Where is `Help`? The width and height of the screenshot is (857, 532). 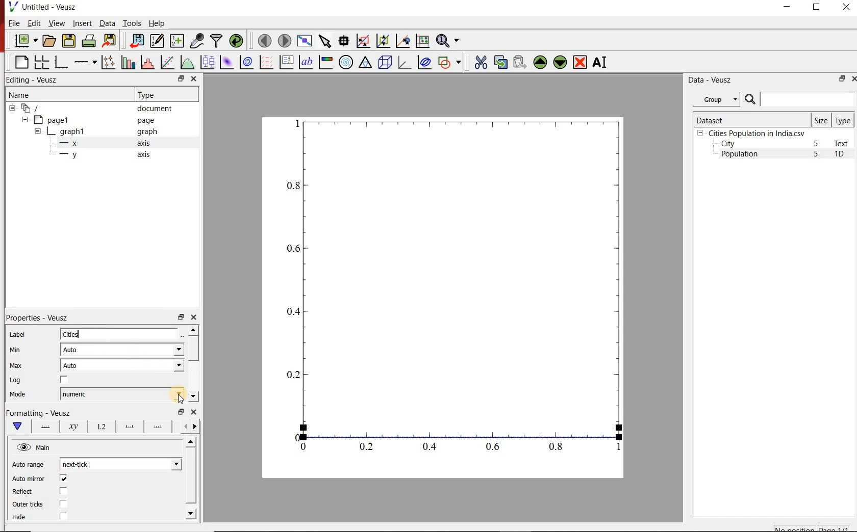
Help is located at coordinates (158, 23).